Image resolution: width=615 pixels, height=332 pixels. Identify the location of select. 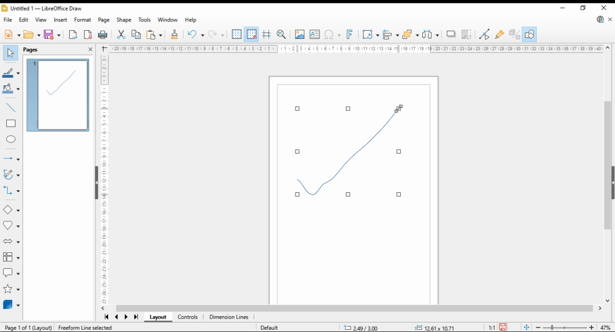
(11, 53).